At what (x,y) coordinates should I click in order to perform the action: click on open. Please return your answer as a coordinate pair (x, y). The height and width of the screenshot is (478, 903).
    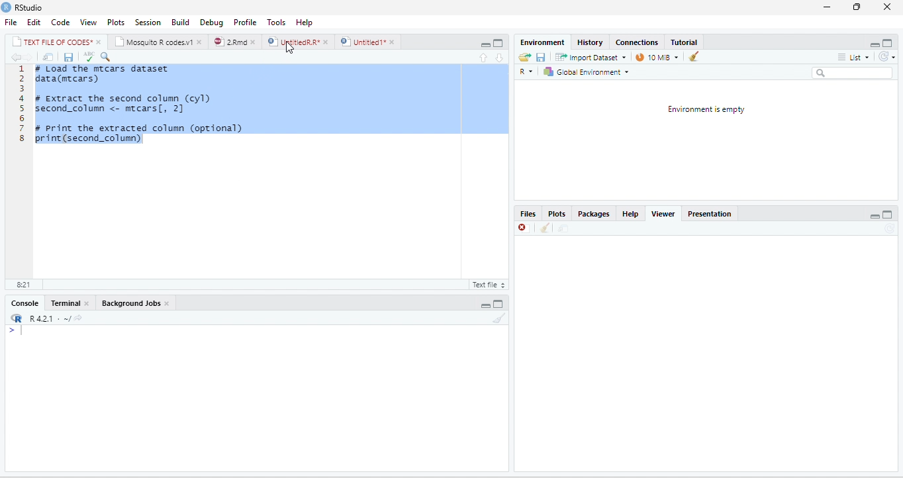
    Looking at the image, I should click on (522, 58).